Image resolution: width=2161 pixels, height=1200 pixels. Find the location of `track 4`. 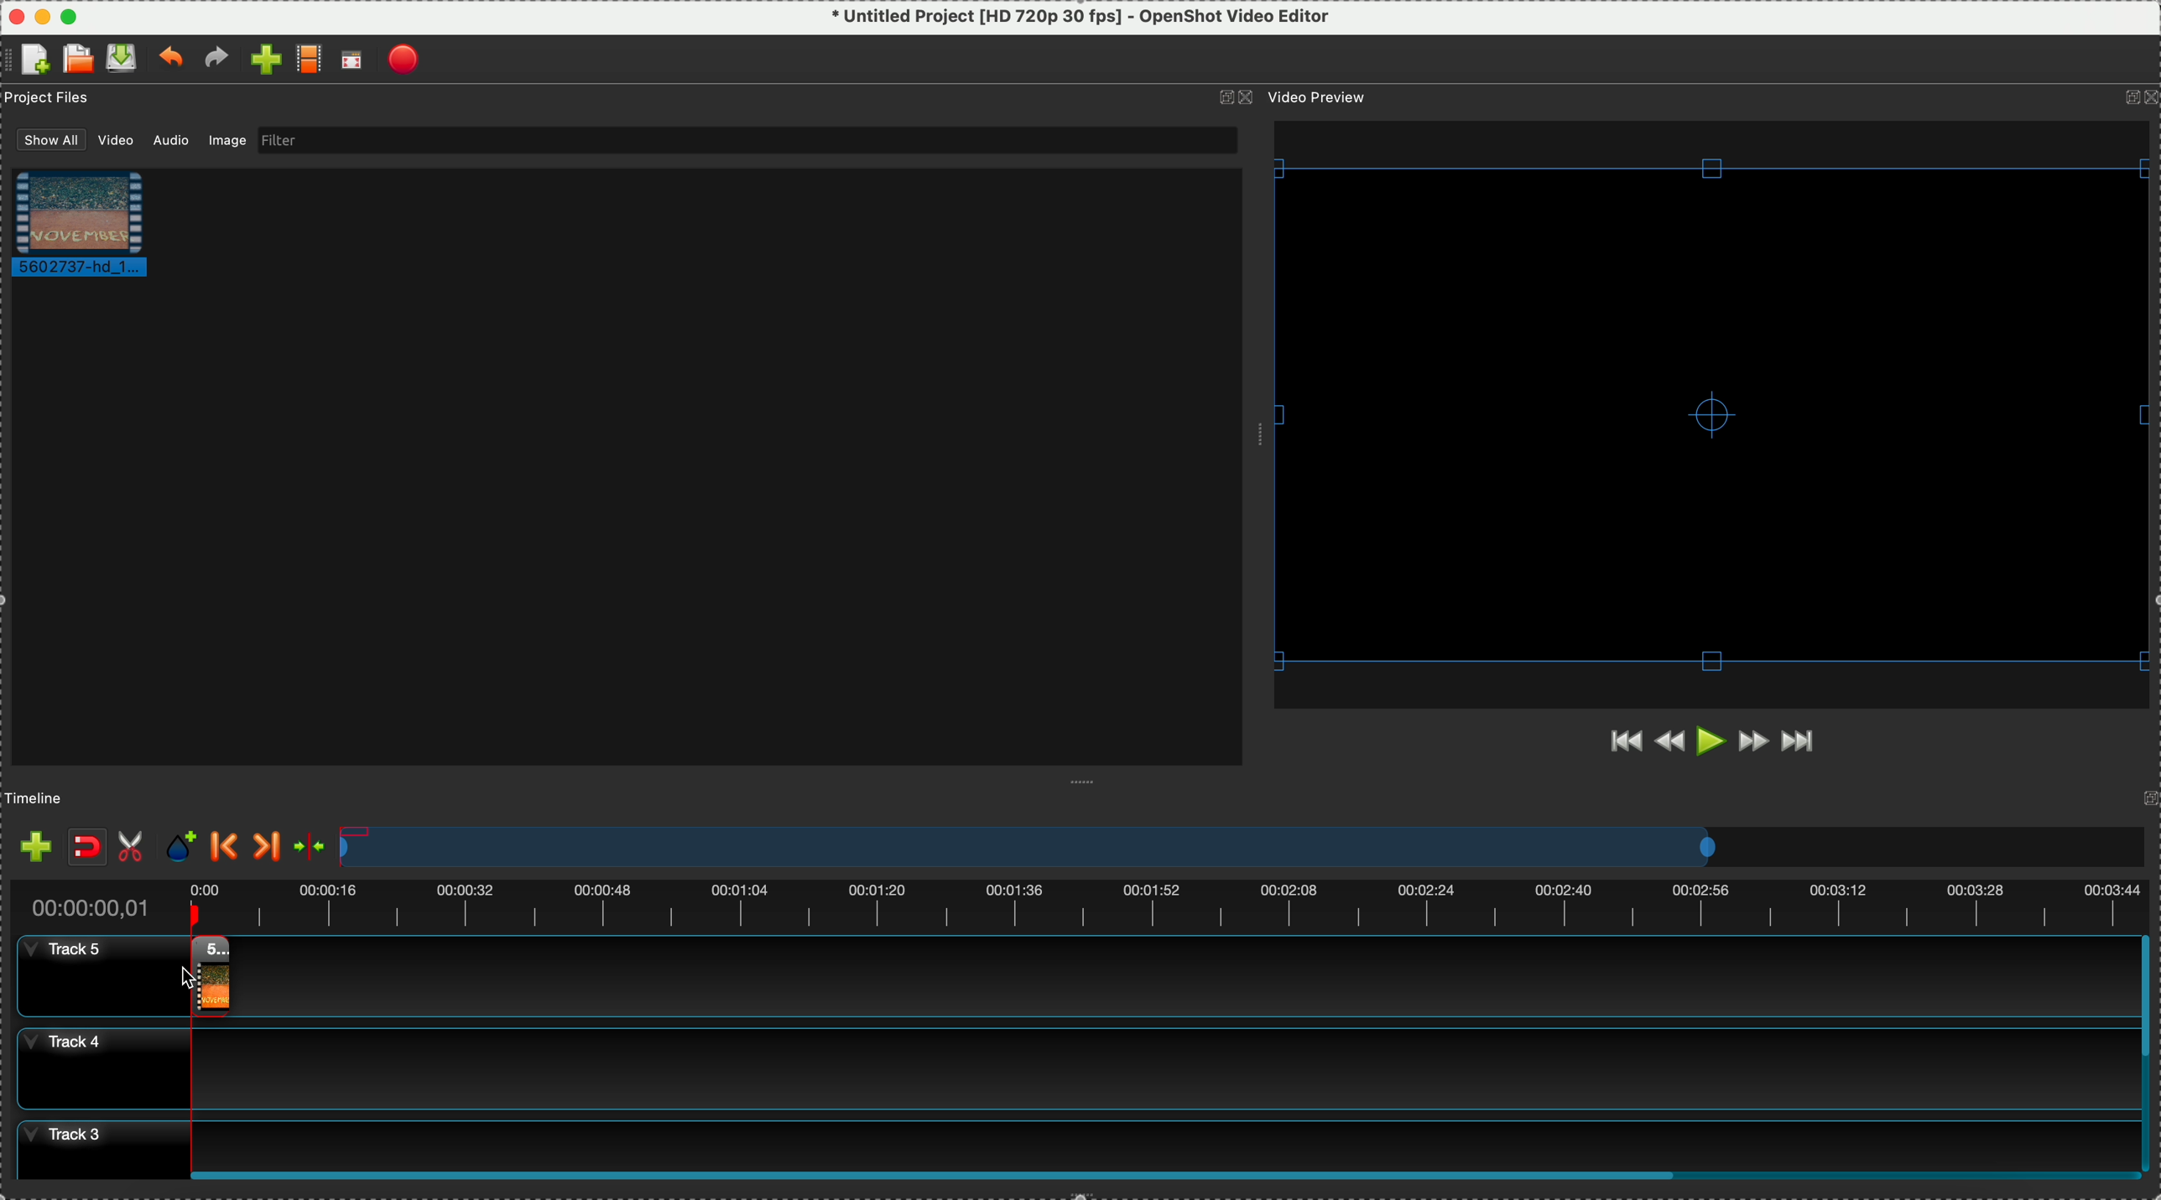

track 4 is located at coordinates (1067, 1069).